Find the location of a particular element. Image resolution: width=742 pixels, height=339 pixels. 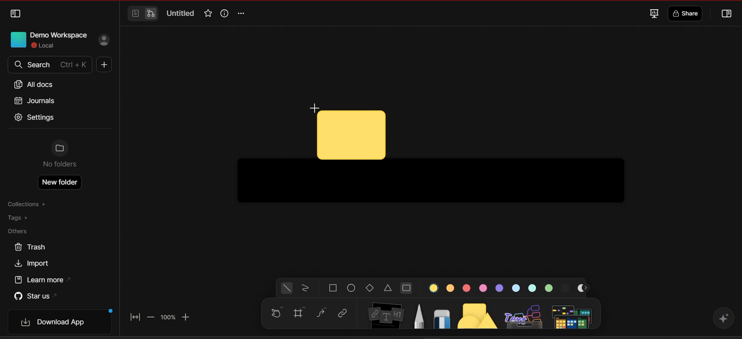

color 1 is located at coordinates (434, 288).